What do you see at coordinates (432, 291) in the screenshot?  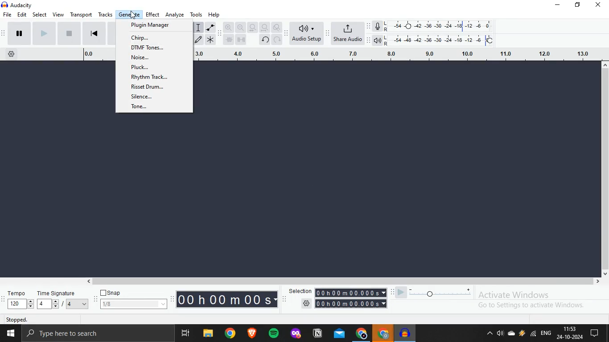 I see `Slider` at bounding box center [432, 291].